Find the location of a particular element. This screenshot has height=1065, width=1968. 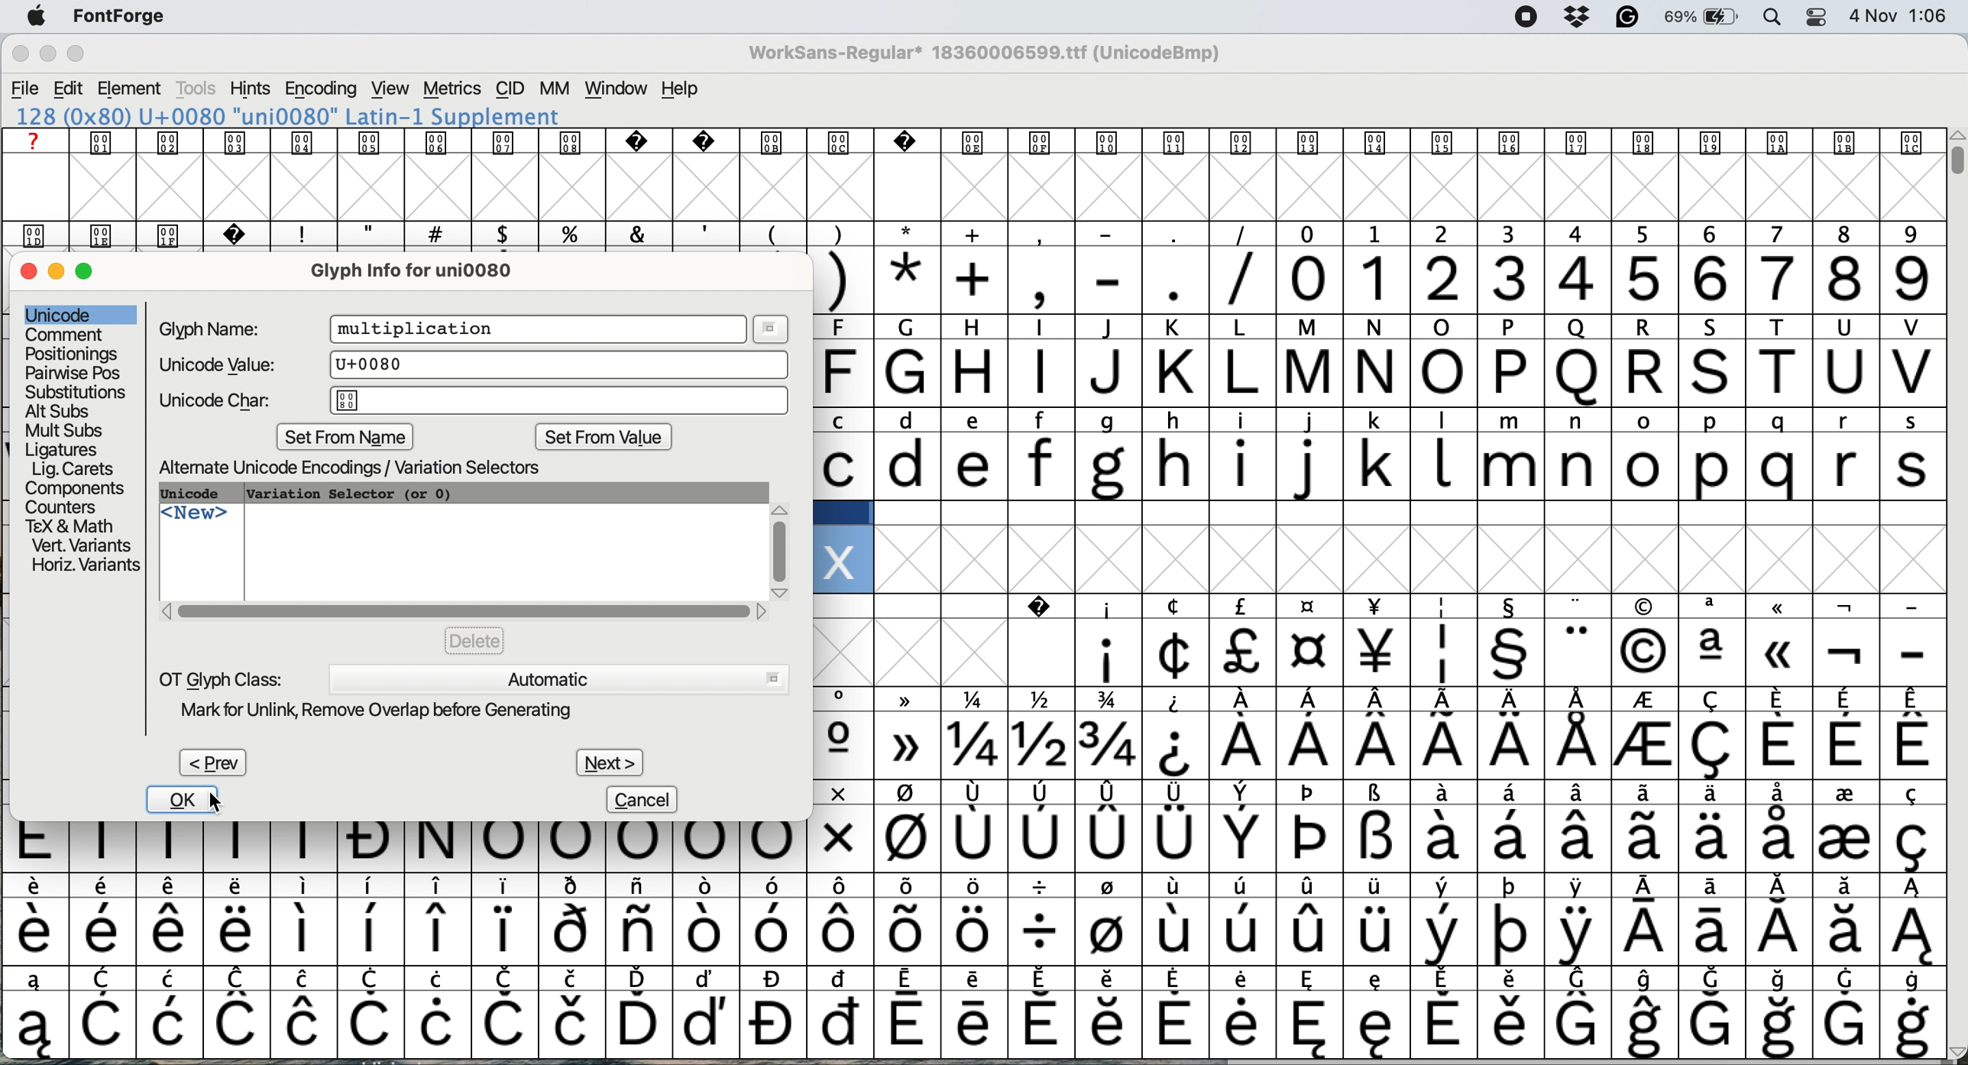

element is located at coordinates (133, 89).